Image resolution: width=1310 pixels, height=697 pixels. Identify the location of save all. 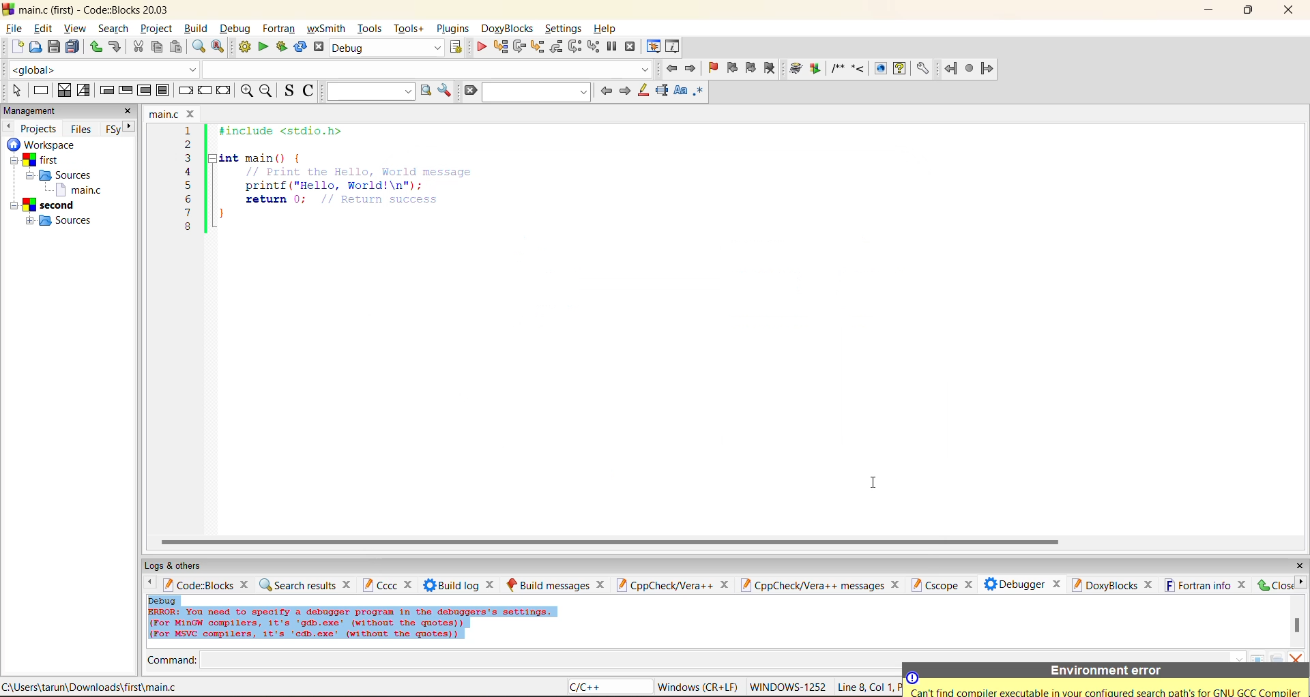
(73, 47).